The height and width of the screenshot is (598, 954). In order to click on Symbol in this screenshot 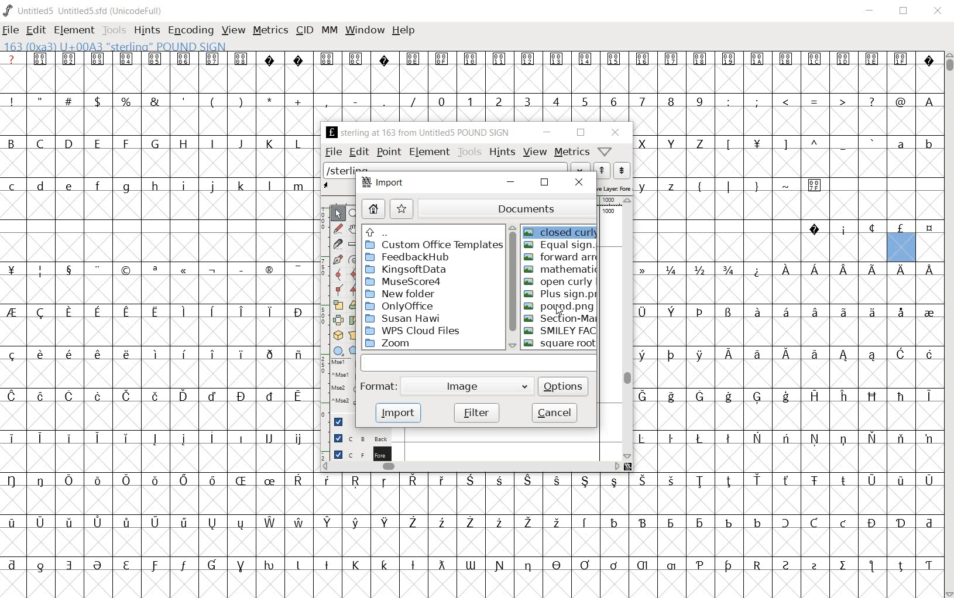, I will do `click(268, 482)`.